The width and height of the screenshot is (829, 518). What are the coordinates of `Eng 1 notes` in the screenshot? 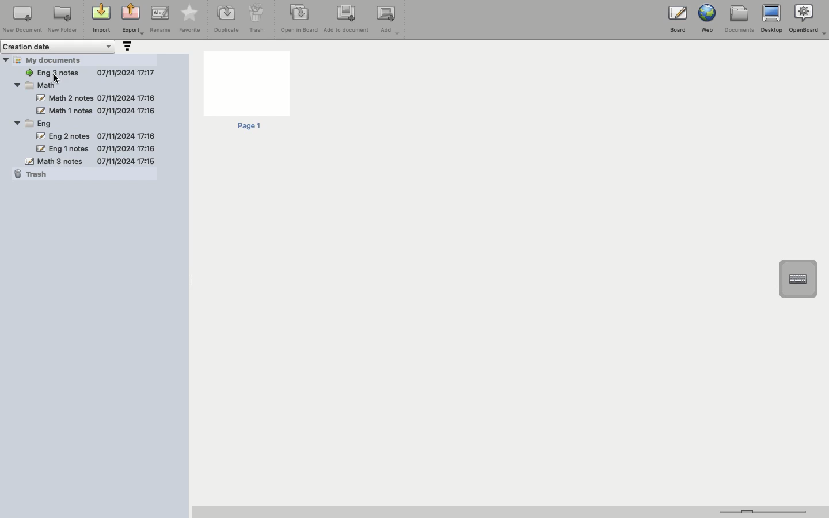 It's located at (95, 148).